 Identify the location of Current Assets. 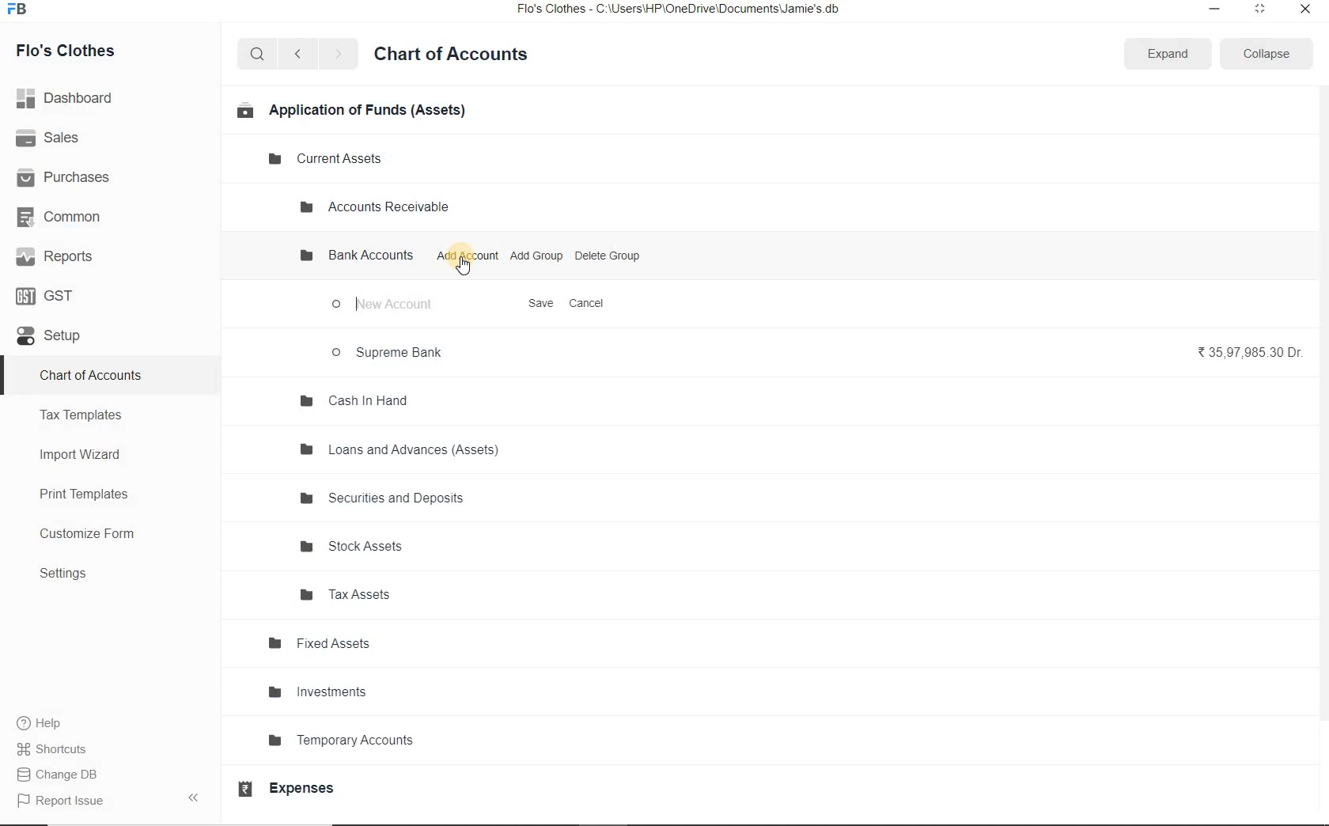
(334, 157).